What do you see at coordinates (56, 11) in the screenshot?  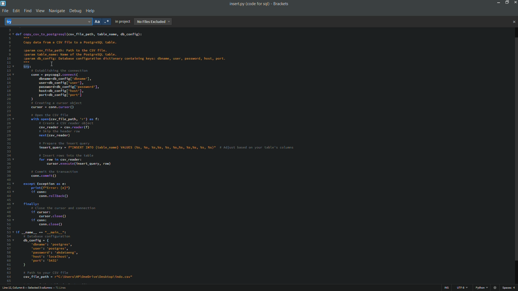 I see `navigate menu` at bounding box center [56, 11].